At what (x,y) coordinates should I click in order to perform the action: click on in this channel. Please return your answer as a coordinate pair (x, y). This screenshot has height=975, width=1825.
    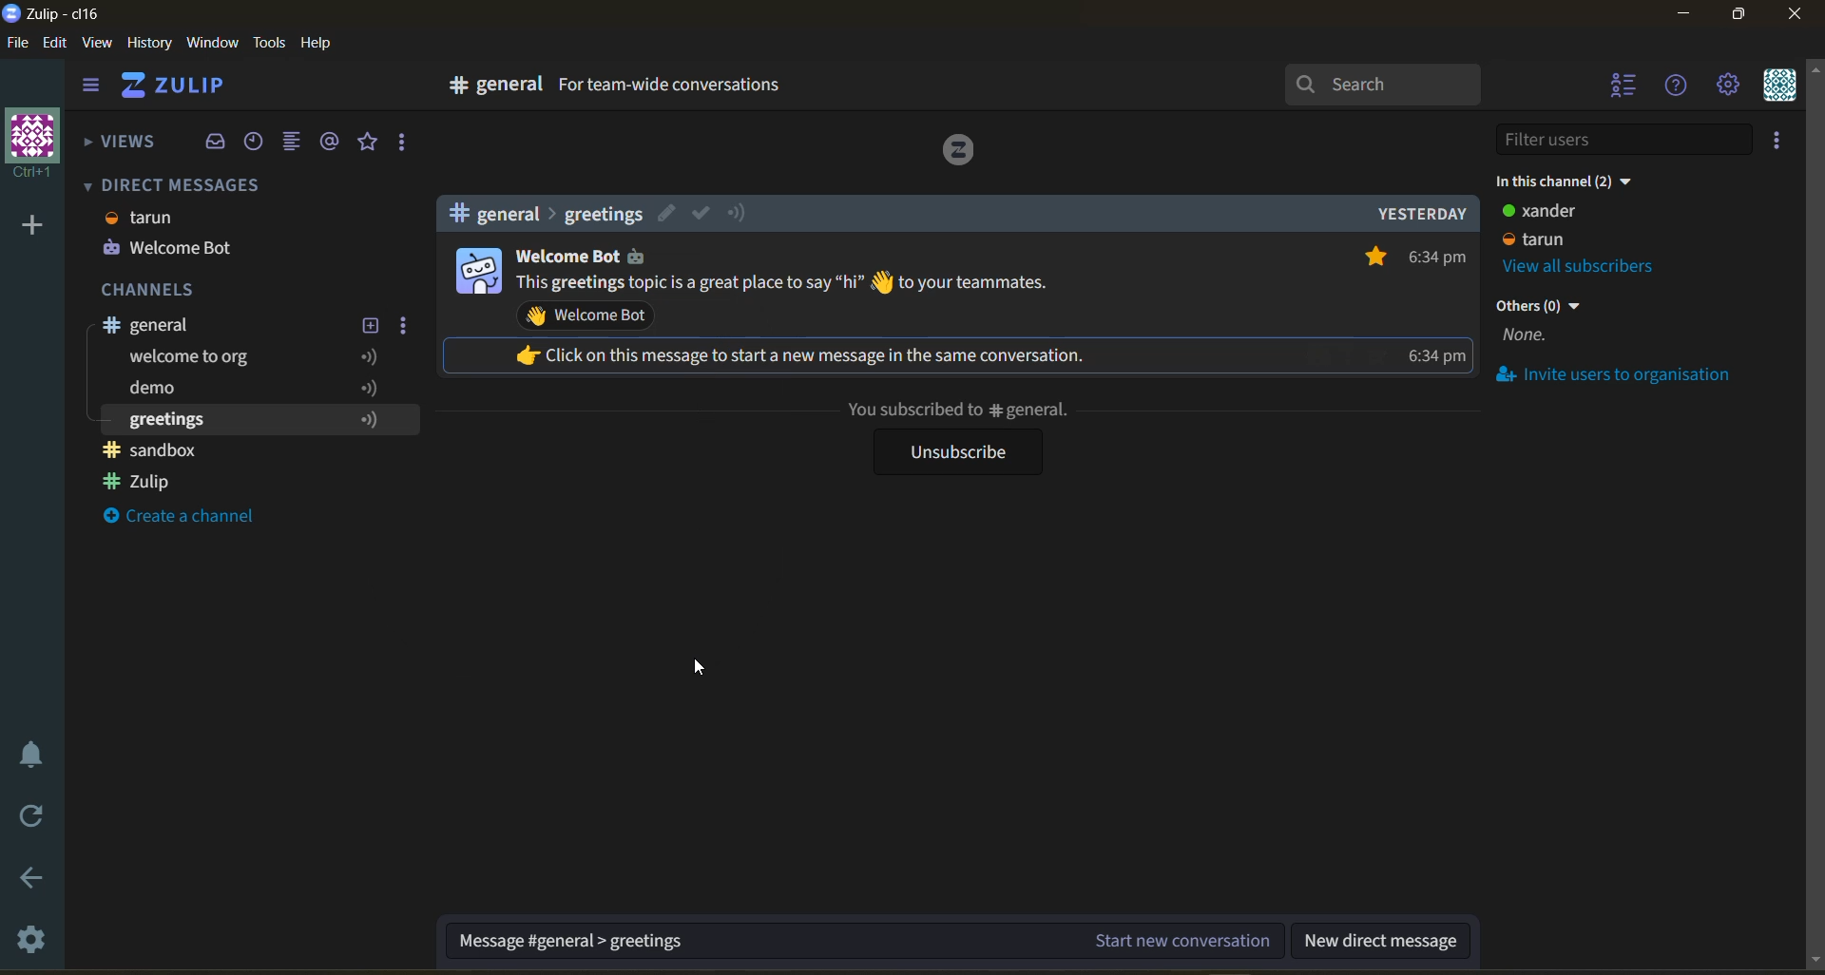
    Looking at the image, I should click on (1569, 184).